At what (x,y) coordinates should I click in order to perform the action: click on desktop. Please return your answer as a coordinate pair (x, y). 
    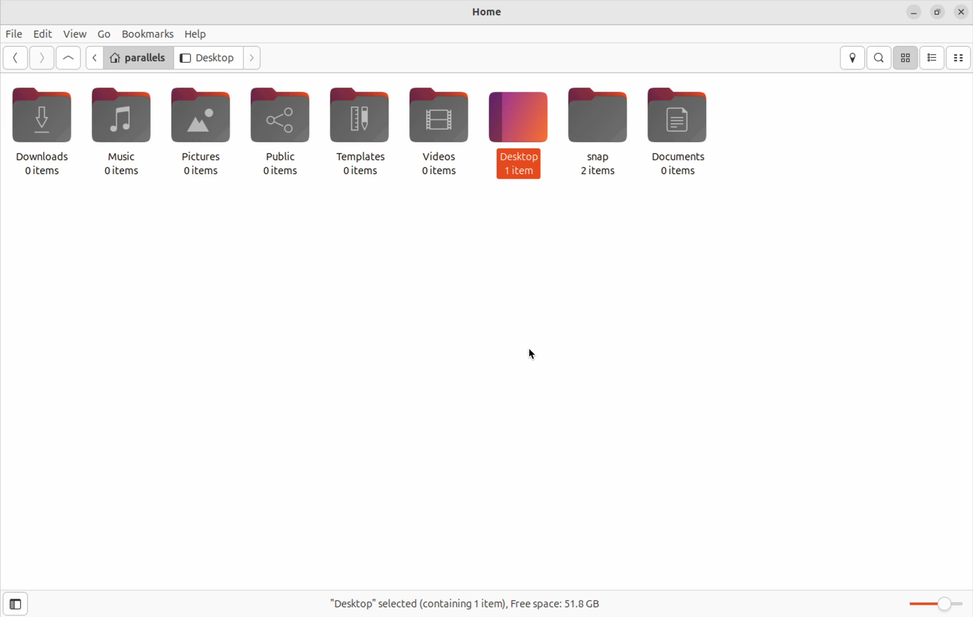
    Looking at the image, I should click on (207, 57).